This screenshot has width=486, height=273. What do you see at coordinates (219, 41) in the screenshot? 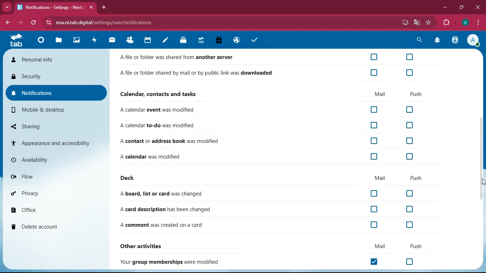
I see `gift` at bounding box center [219, 41].